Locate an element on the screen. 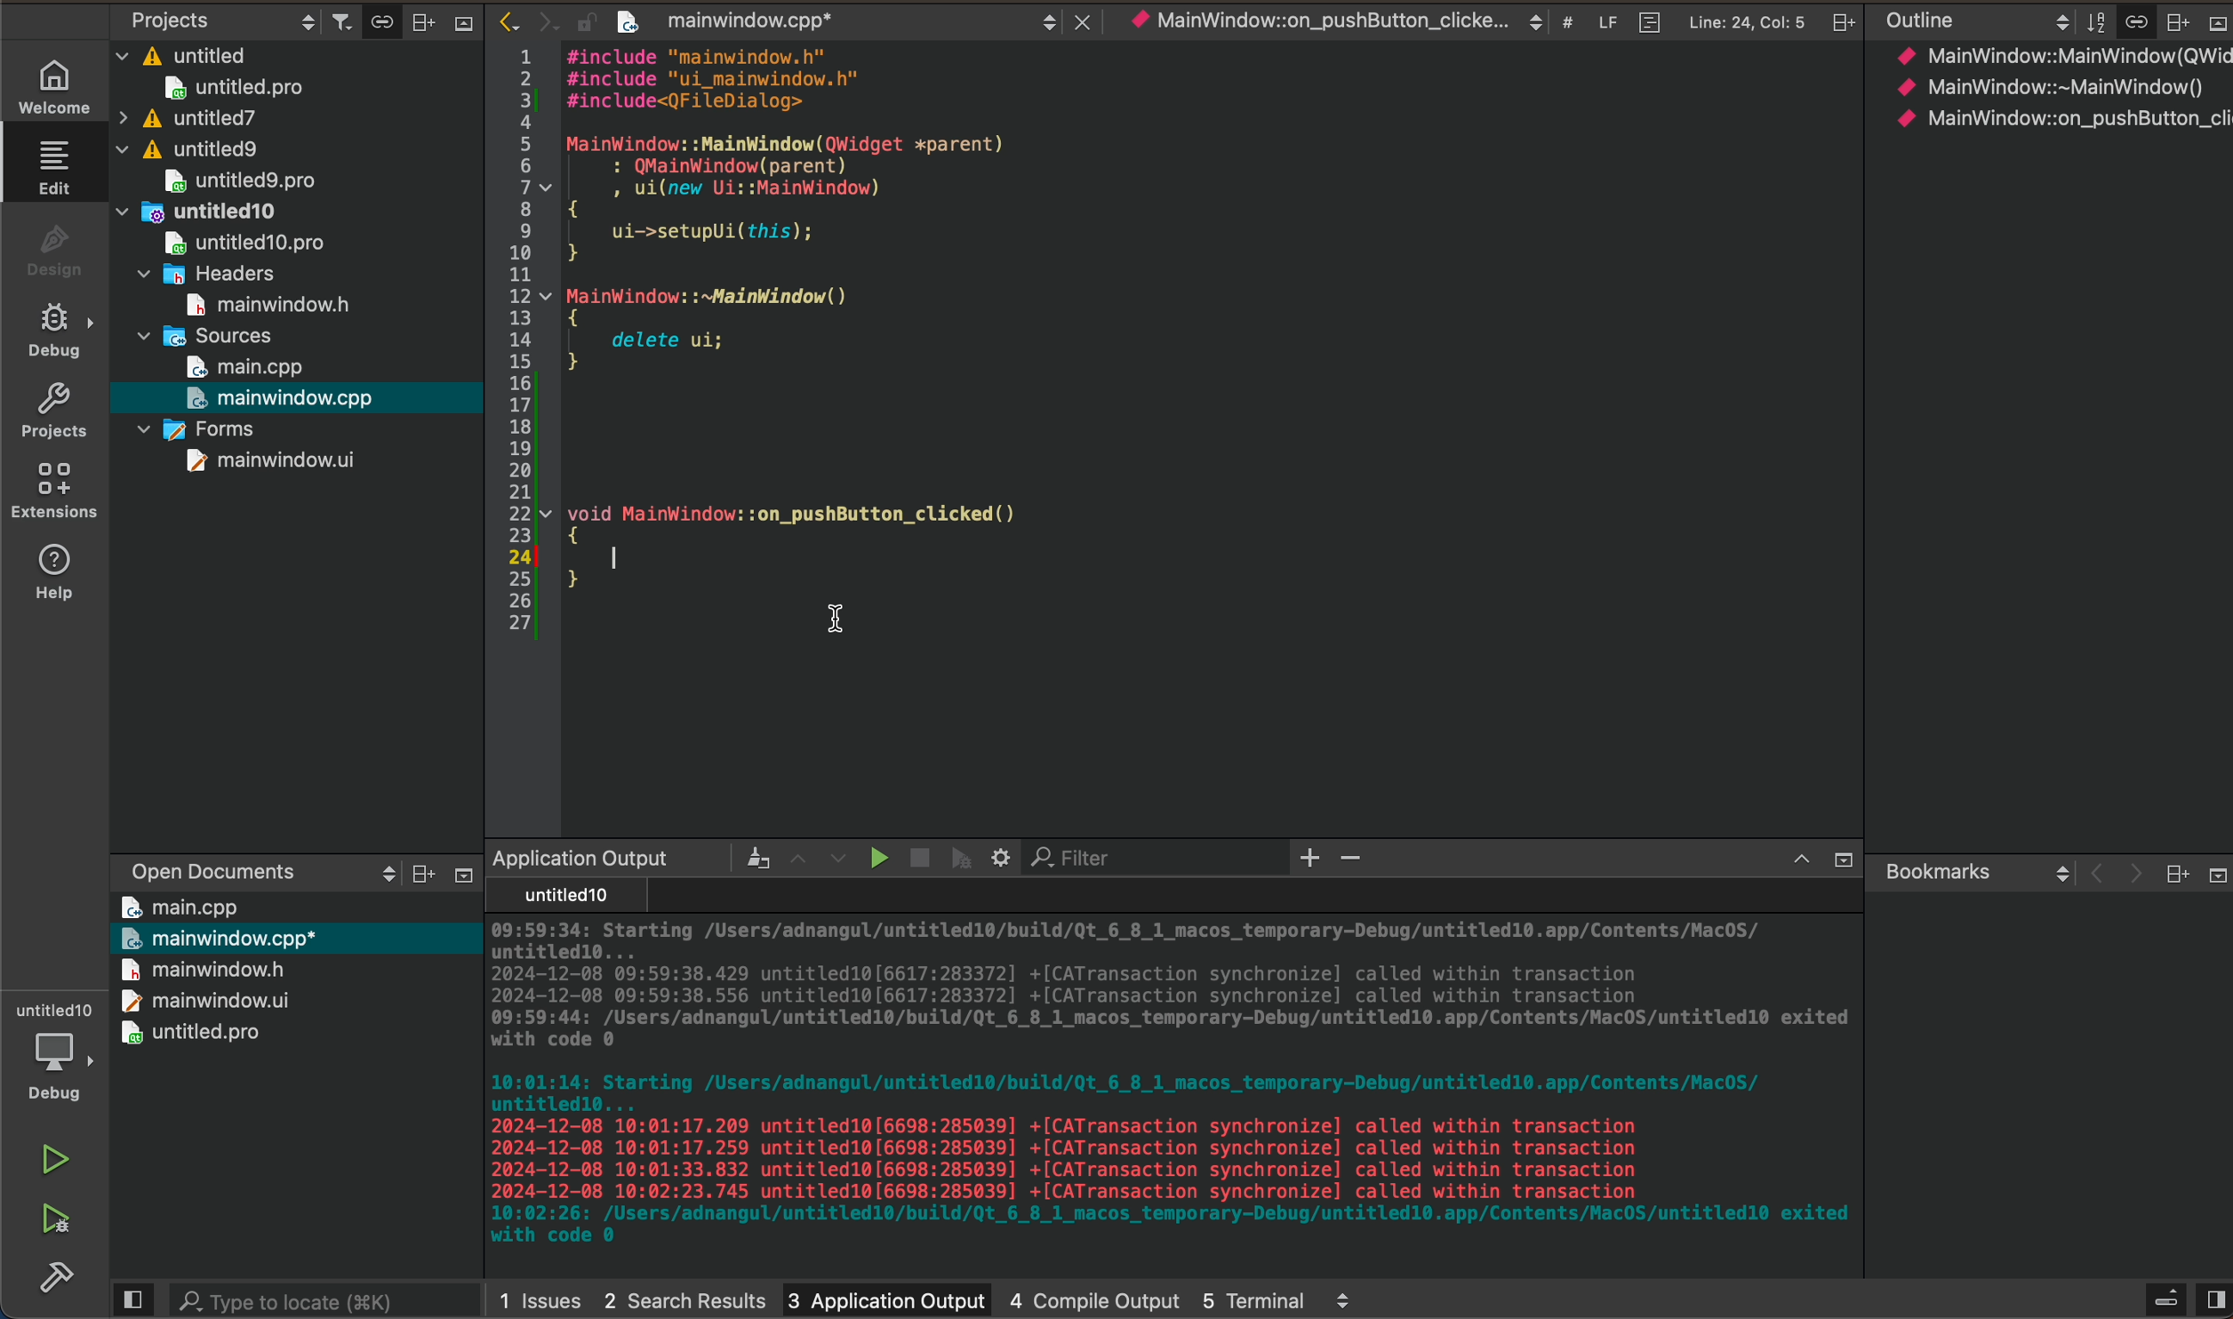  stop is located at coordinates (915, 853).